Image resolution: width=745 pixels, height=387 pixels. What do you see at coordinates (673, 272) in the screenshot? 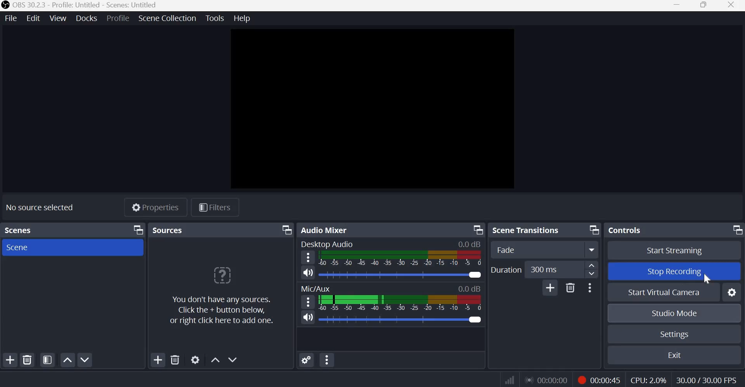
I see `Stop recording` at bounding box center [673, 272].